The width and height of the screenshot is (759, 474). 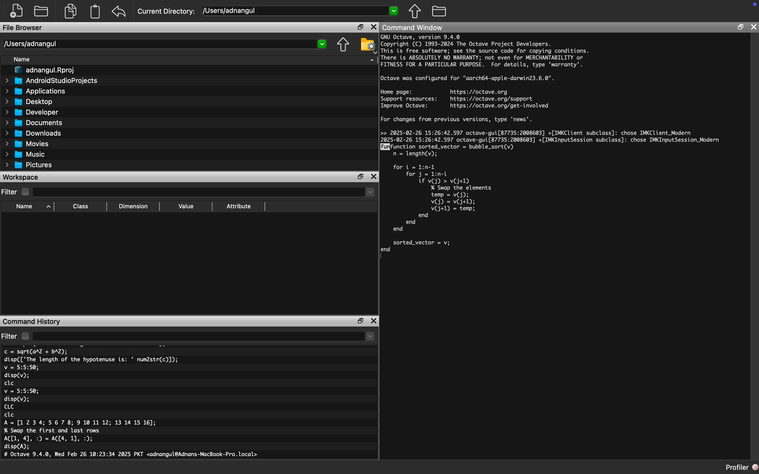 What do you see at coordinates (368, 45) in the screenshot?
I see `Folder Settings` at bounding box center [368, 45].